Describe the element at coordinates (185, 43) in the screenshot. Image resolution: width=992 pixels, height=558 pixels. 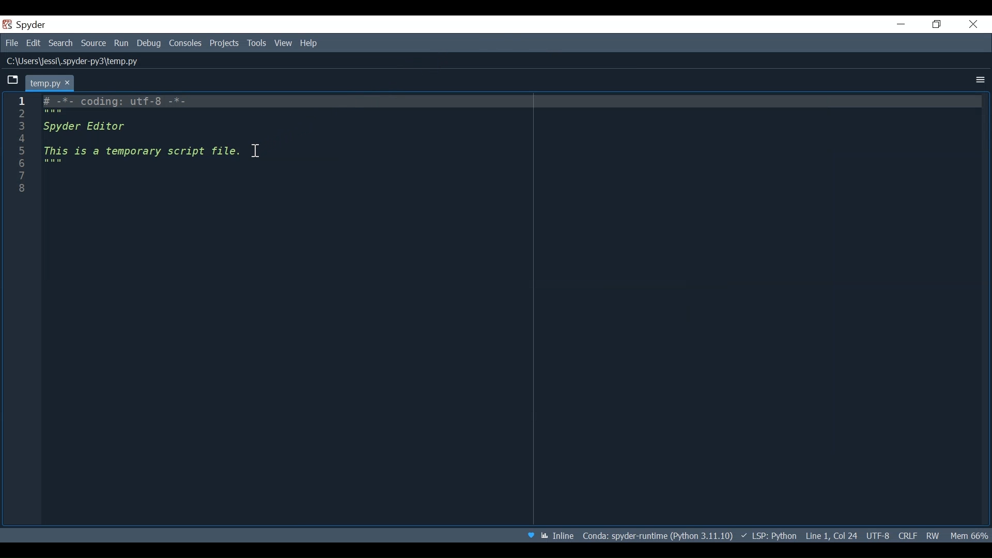
I see `Consoles` at that location.